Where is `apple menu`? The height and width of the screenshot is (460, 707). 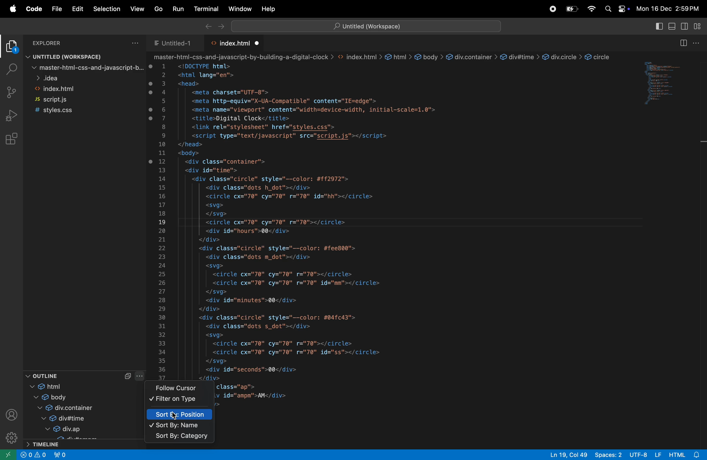 apple menu is located at coordinates (11, 9).